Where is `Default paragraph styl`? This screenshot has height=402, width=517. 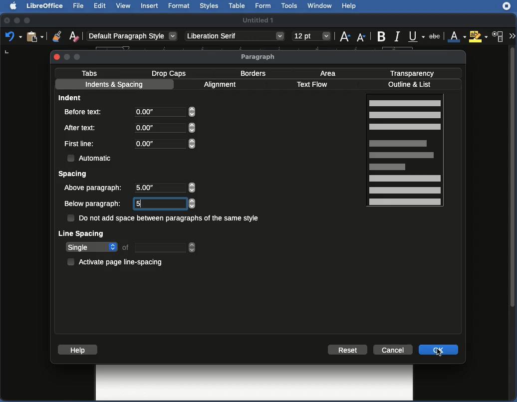
Default paragraph styl is located at coordinates (132, 36).